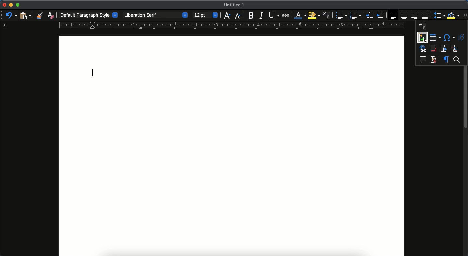  I want to click on formatting marks, so click(446, 60).